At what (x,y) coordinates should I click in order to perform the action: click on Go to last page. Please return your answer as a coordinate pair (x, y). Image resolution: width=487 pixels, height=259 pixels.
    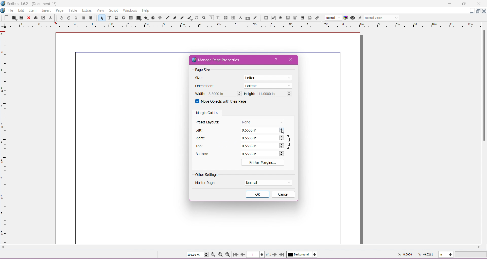
    Looking at the image, I should click on (282, 255).